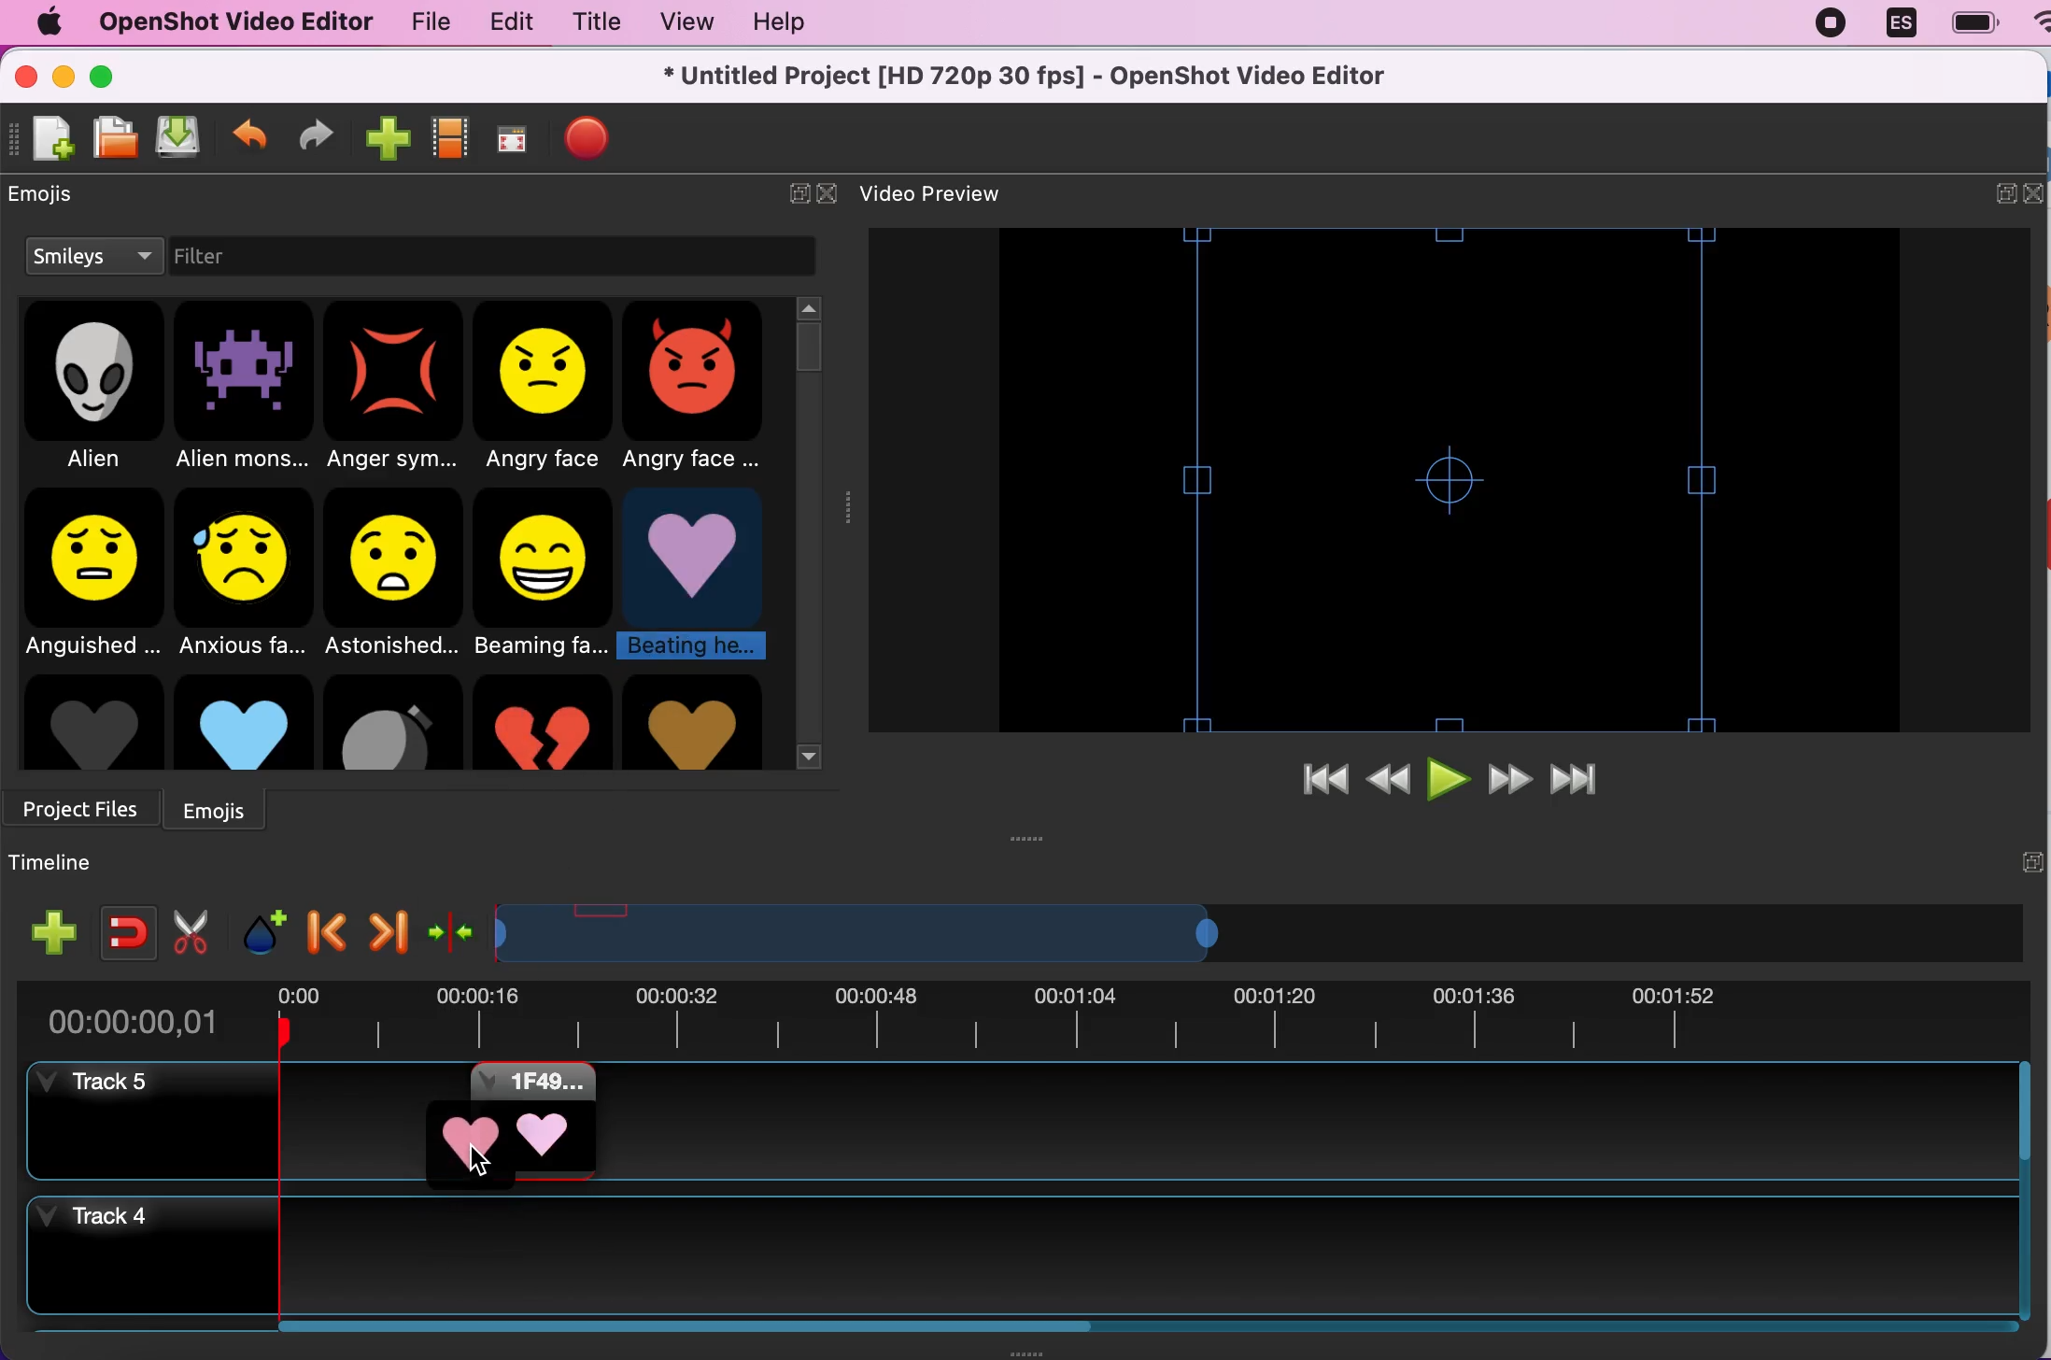 Image resolution: width=2051 pixels, height=1360 pixels. I want to click on export file, so click(587, 140).